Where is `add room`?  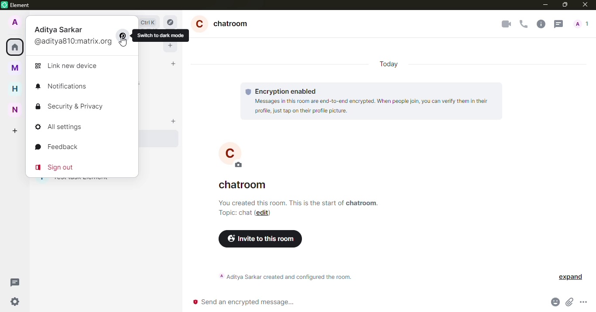
add room is located at coordinates (173, 120).